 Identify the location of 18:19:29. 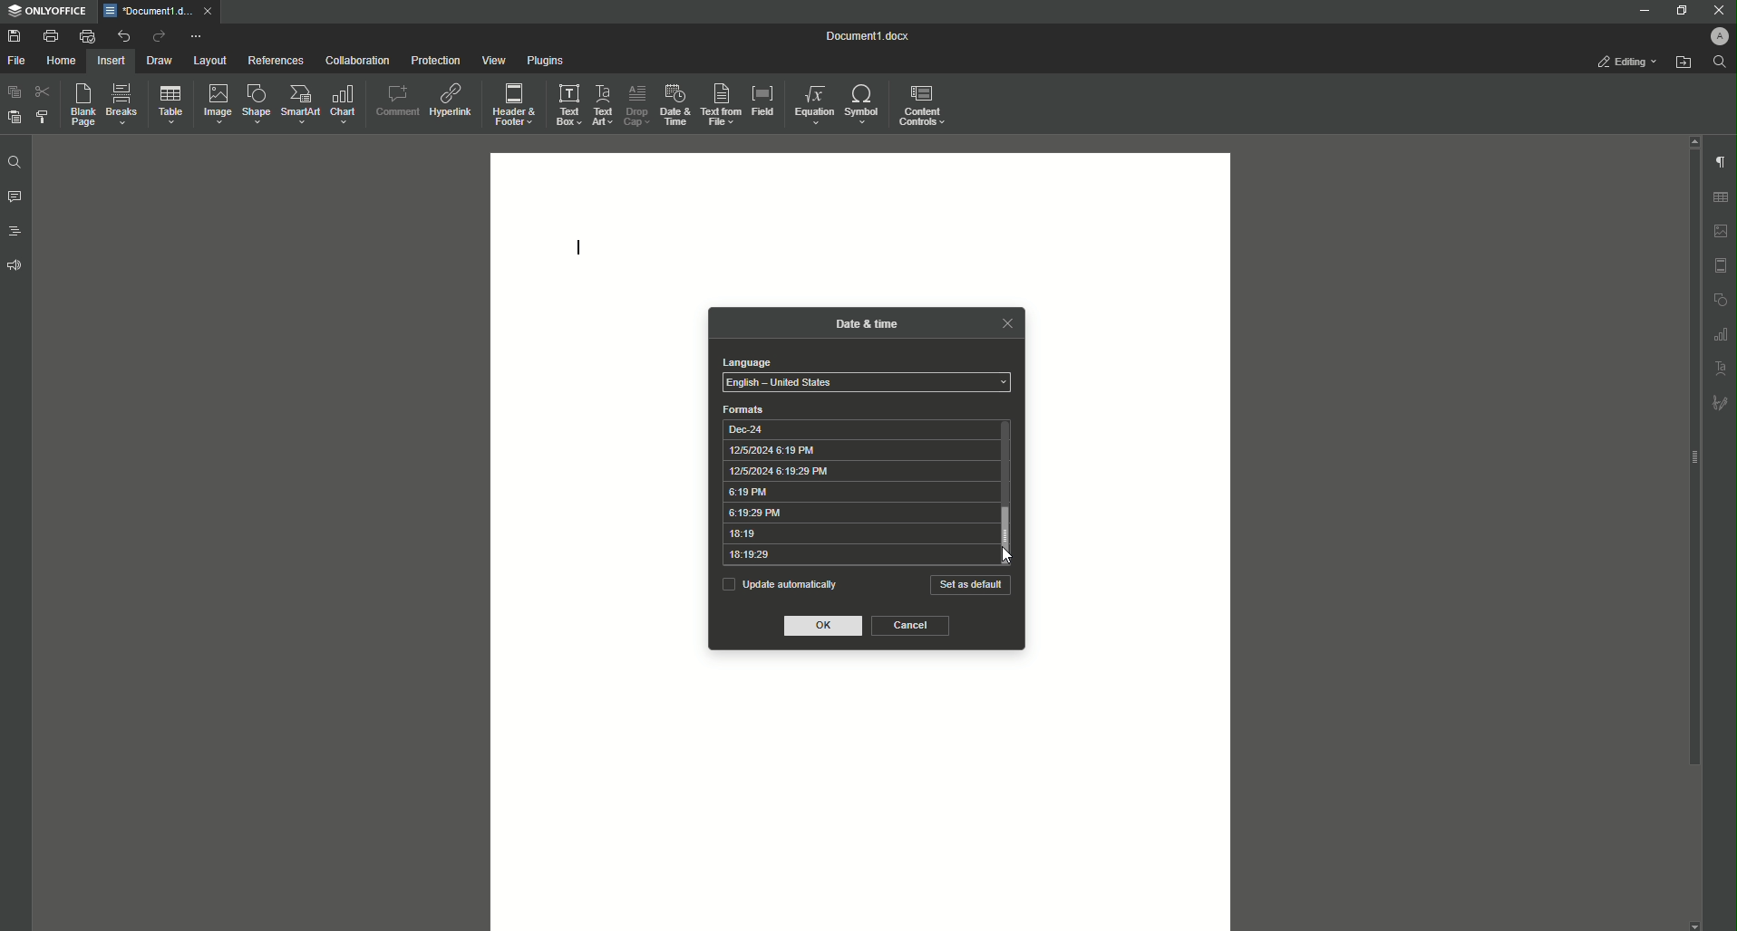
(856, 556).